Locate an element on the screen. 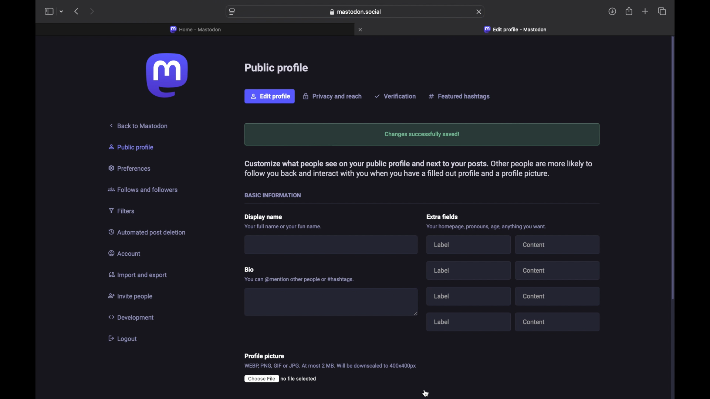 Image resolution: width=710 pixels, height=399 pixels. cursor is located at coordinates (428, 393).